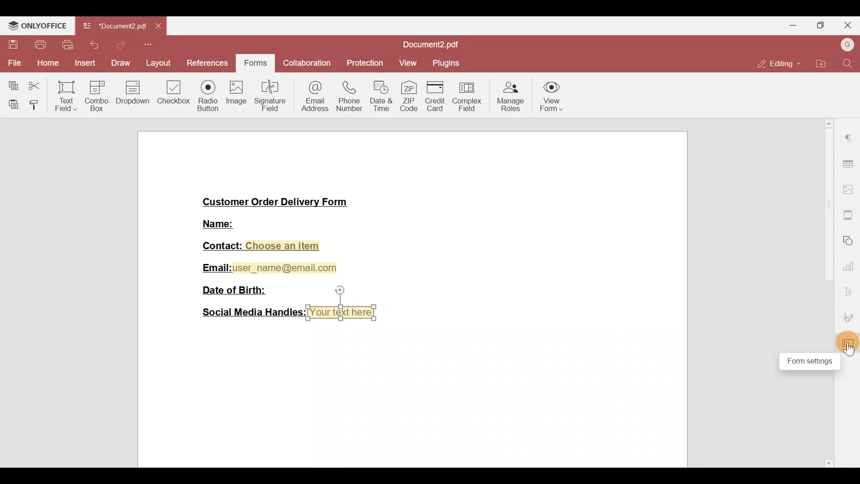 Image resolution: width=860 pixels, height=484 pixels. Describe the element at coordinates (777, 64) in the screenshot. I see `Editing mode` at that location.